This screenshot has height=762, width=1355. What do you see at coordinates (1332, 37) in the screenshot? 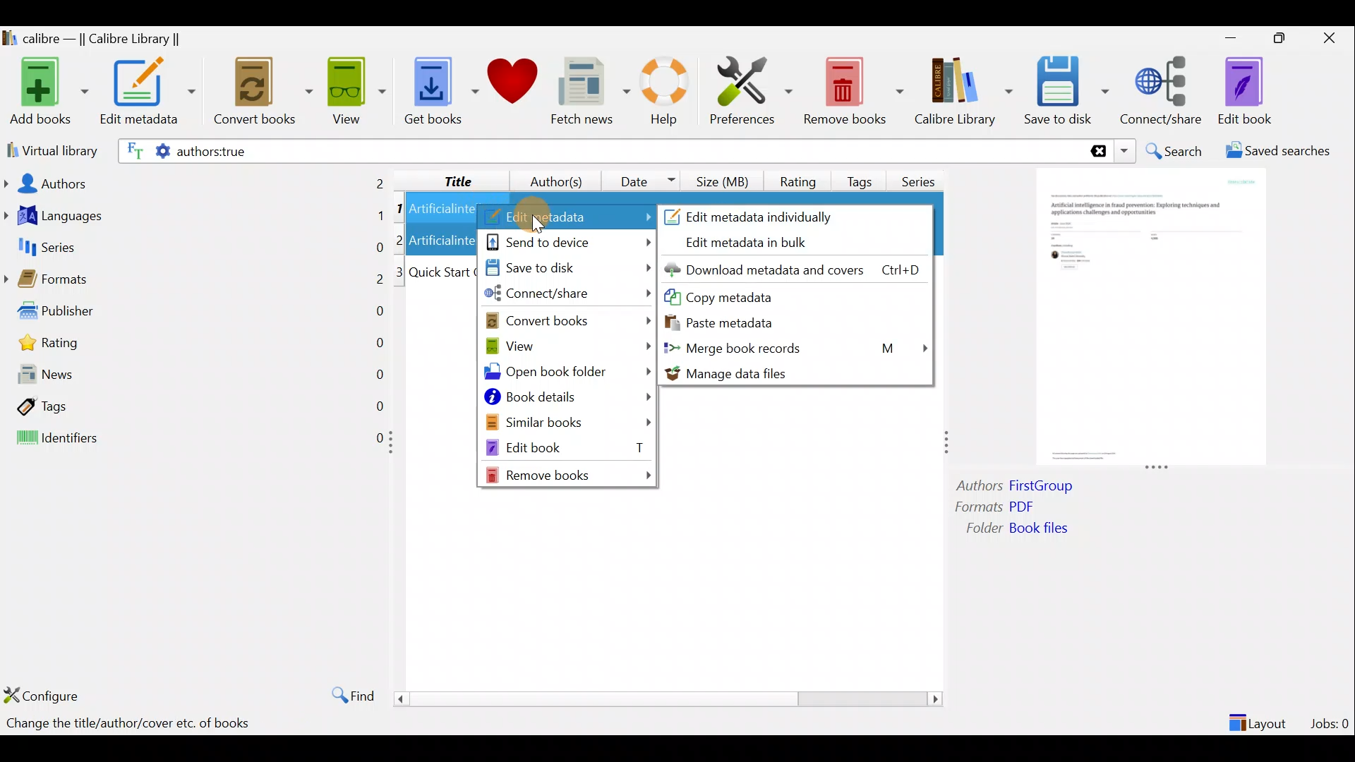
I see `Close` at bounding box center [1332, 37].